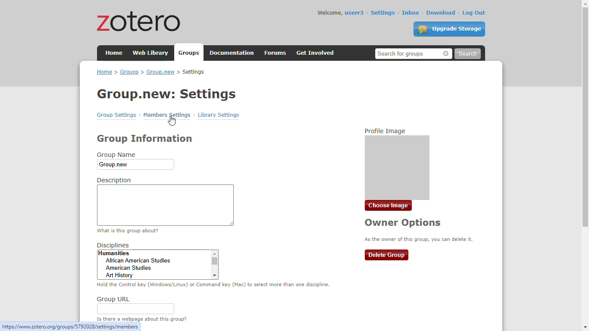 The height and width of the screenshot is (331, 589). What do you see at coordinates (116, 155) in the screenshot?
I see `group name` at bounding box center [116, 155].